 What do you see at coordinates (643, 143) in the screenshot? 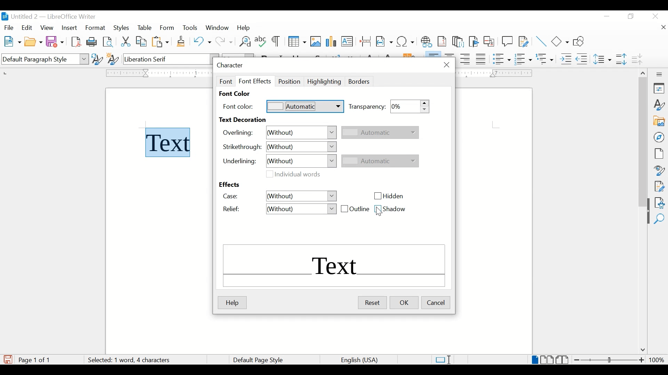
I see `scroll box` at bounding box center [643, 143].